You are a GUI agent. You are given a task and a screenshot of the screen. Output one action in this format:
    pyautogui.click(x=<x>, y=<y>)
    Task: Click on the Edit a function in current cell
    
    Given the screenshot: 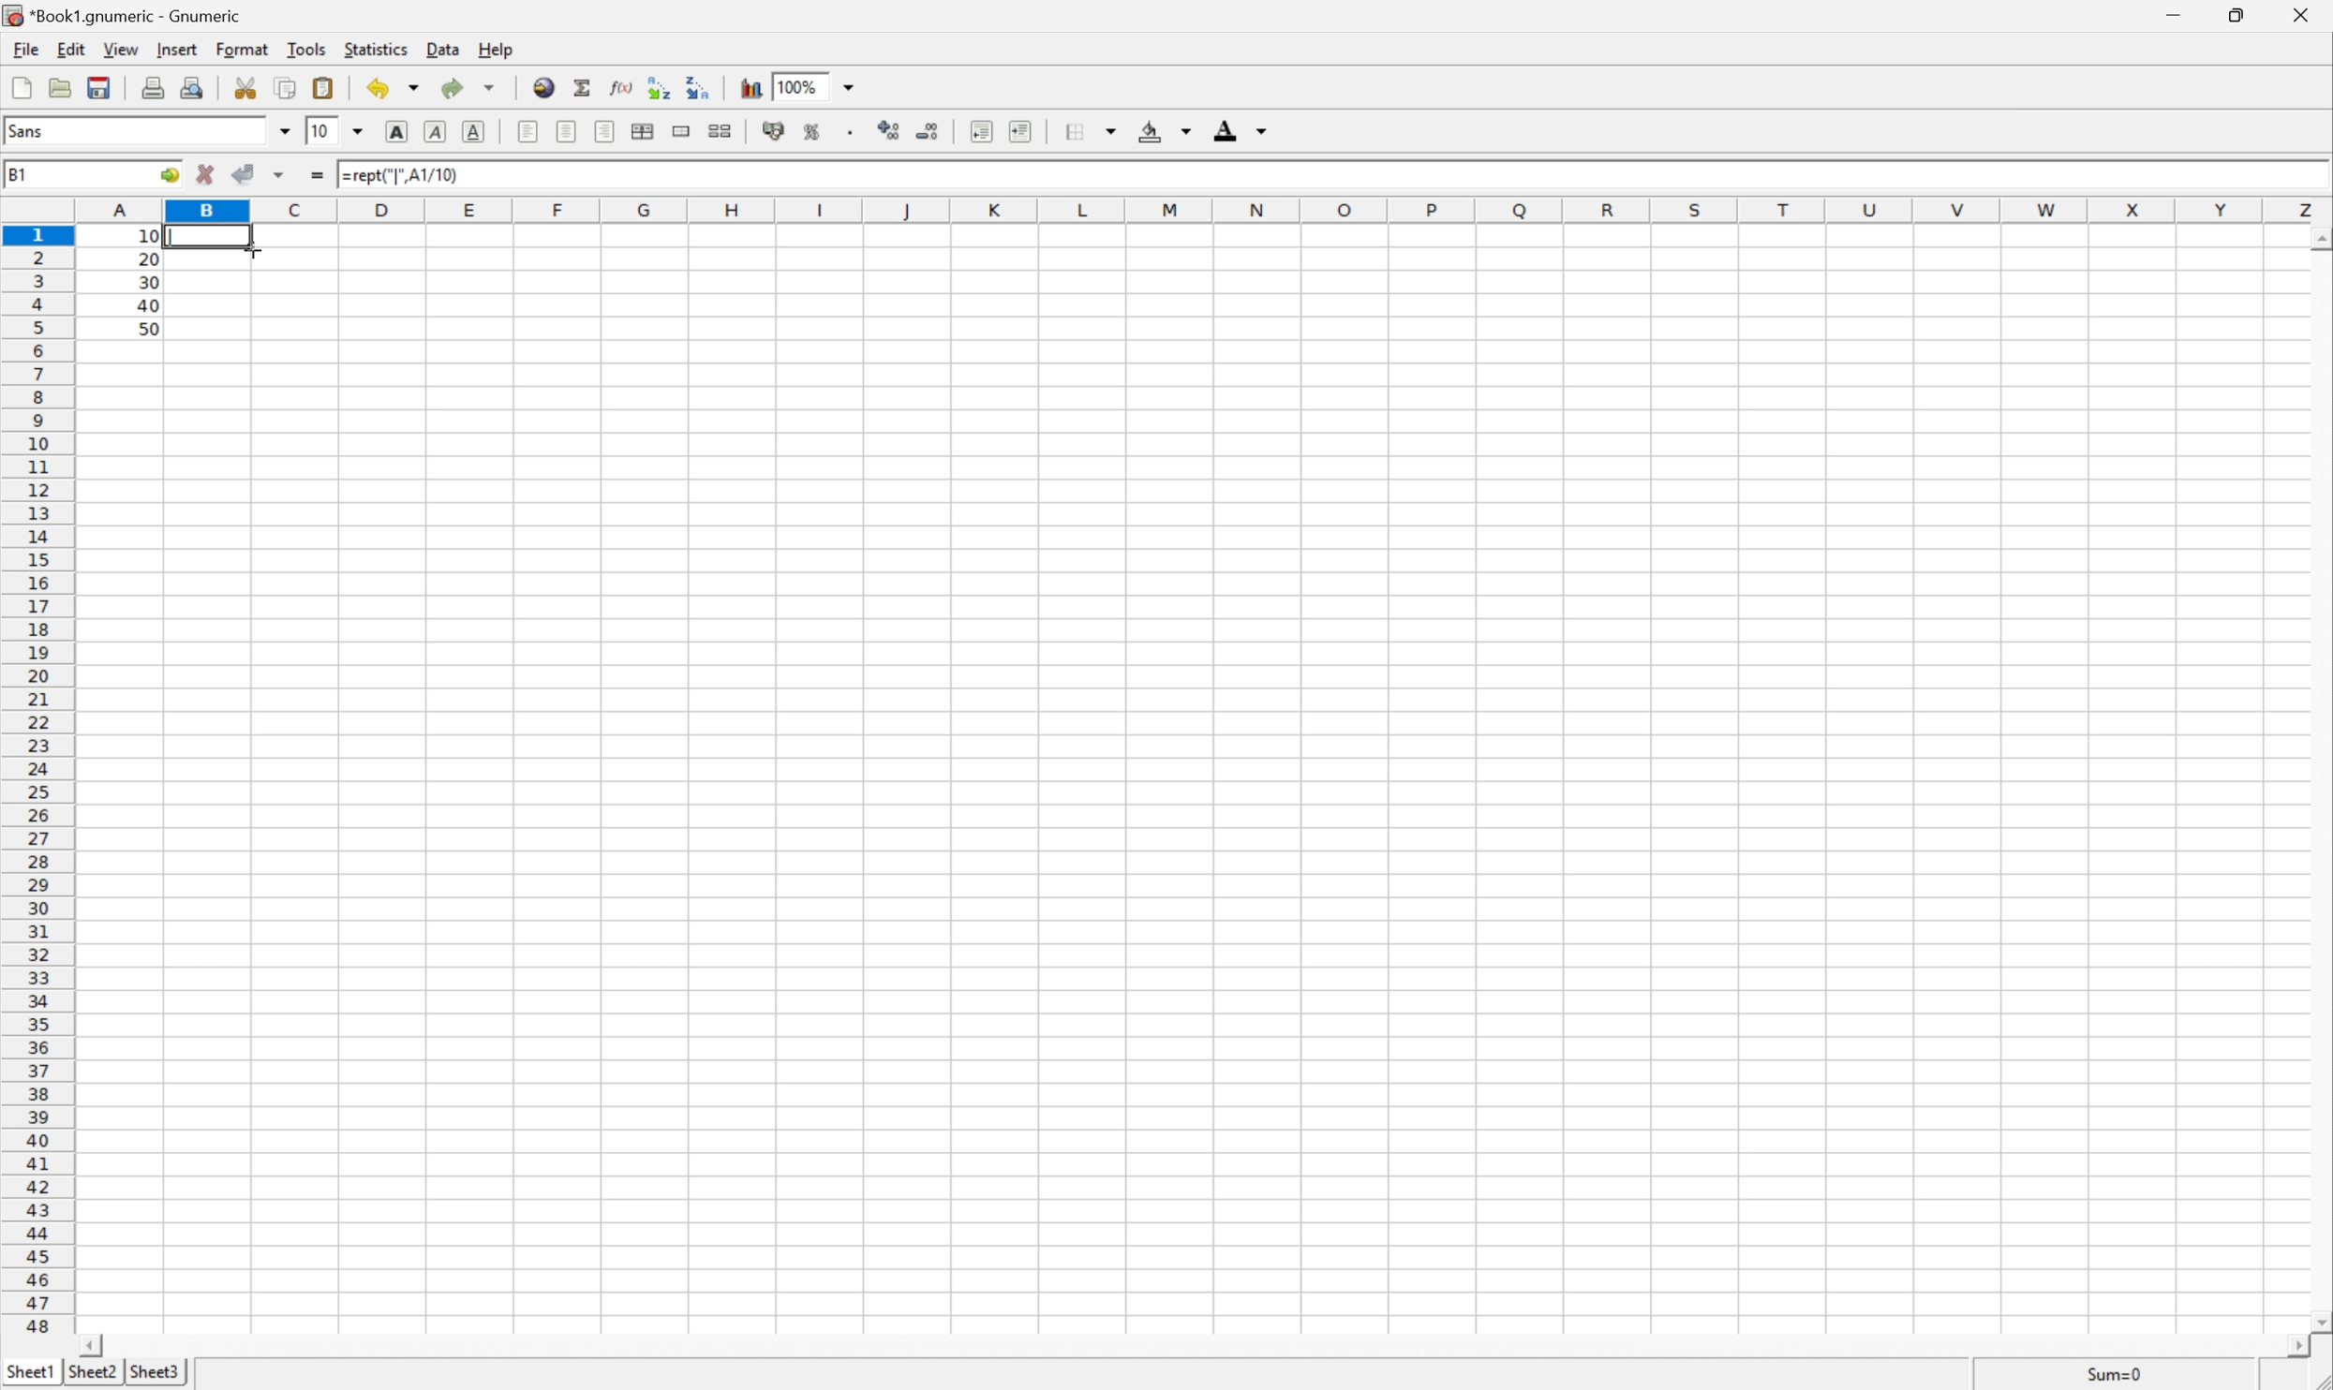 What is the action you would take?
    pyautogui.click(x=626, y=85)
    